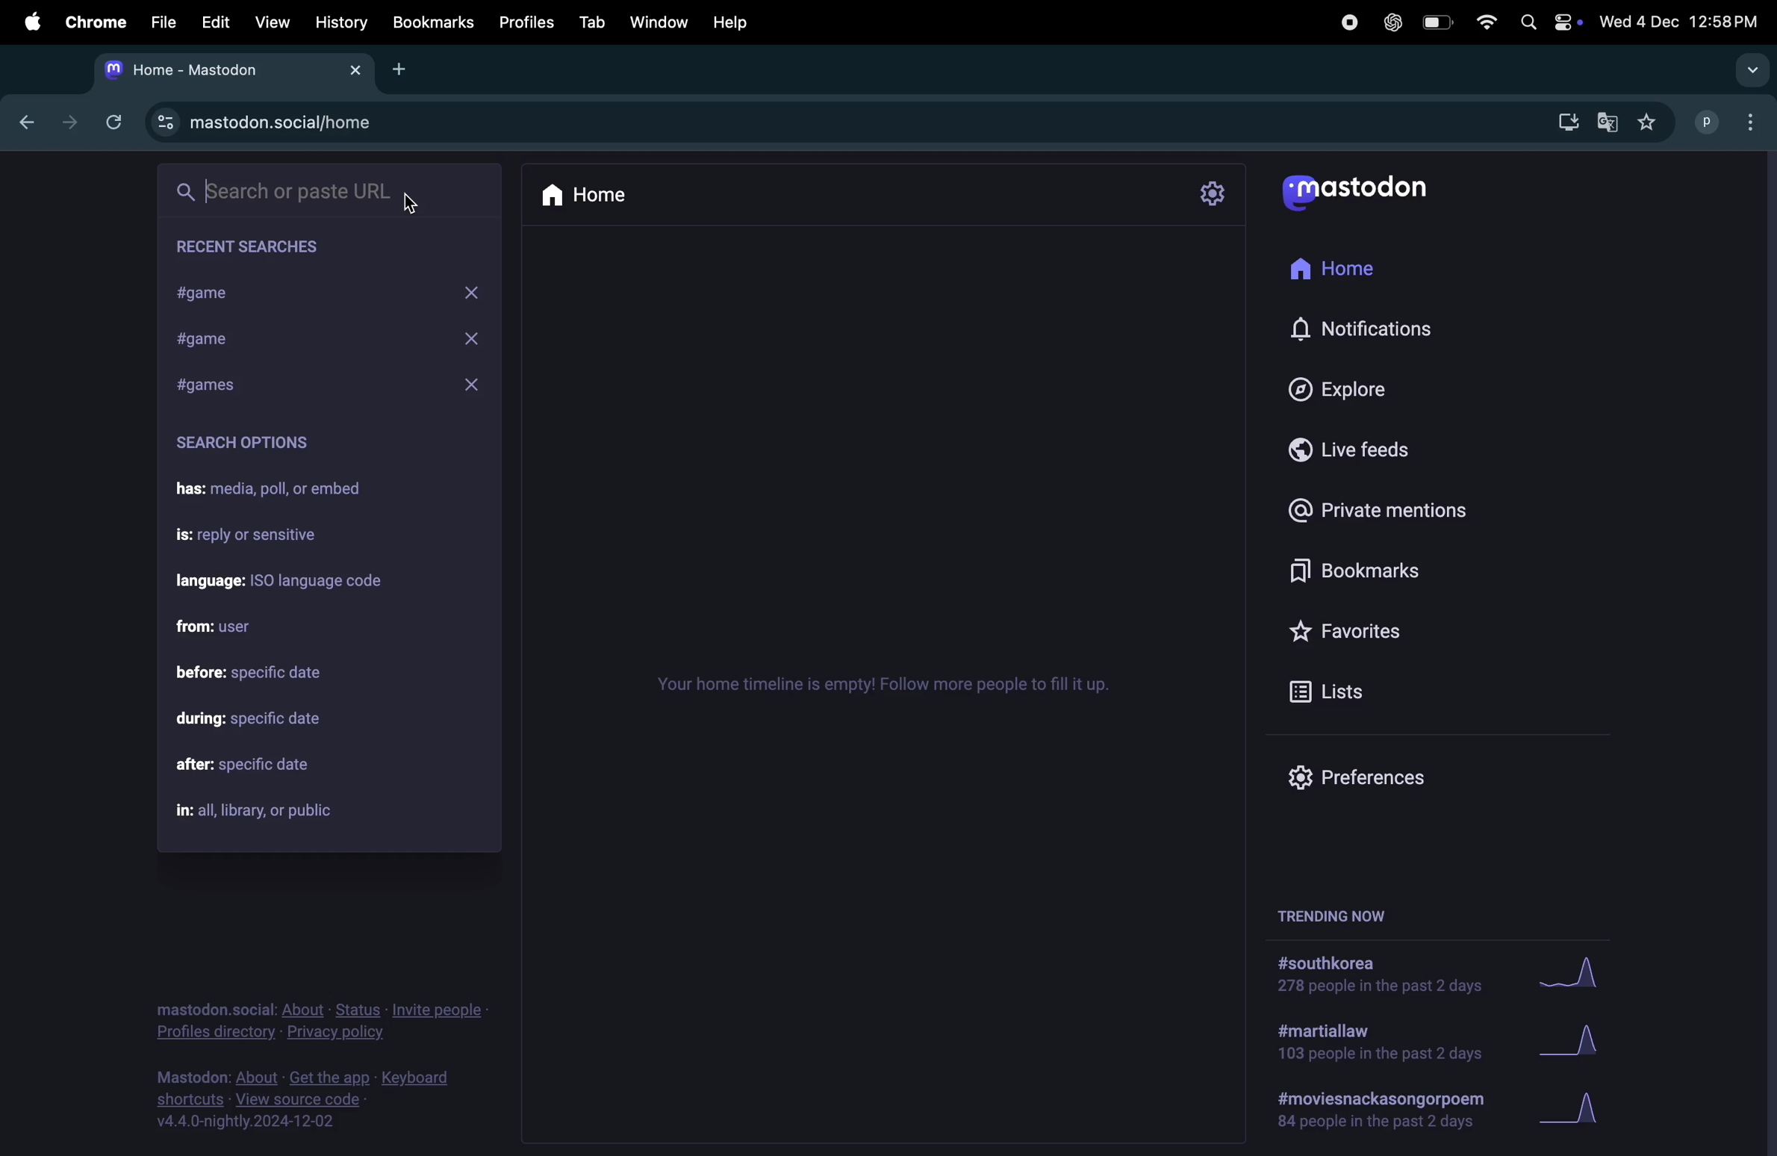 Image resolution: width=1777 pixels, height=1156 pixels. I want to click on From: user, so click(223, 624).